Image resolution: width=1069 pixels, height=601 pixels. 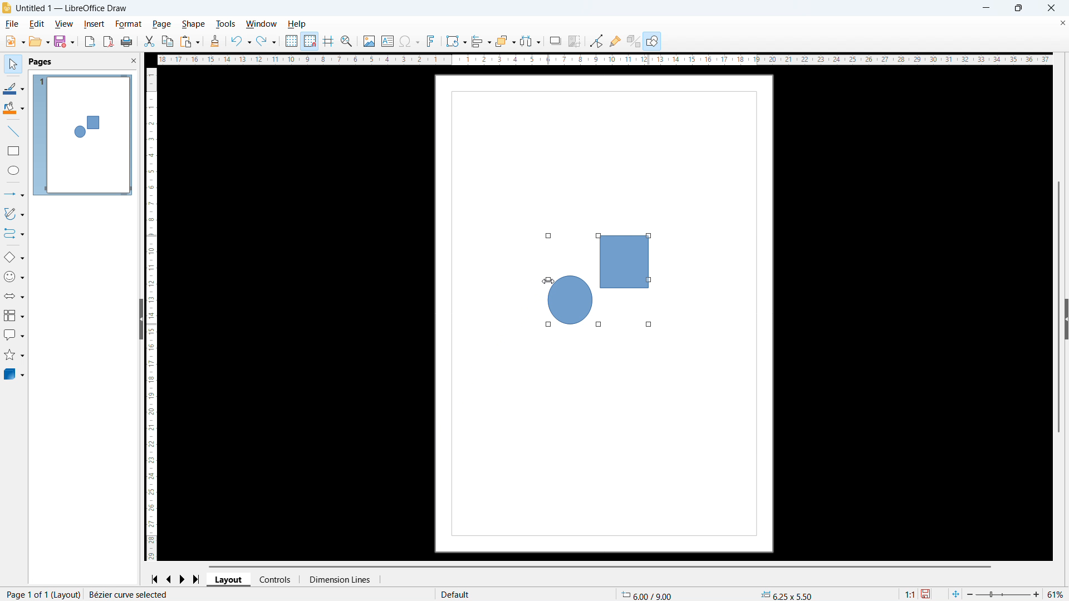 What do you see at coordinates (787, 595) in the screenshot?
I see `Object dimensions ` at bounding box center [787, 595].